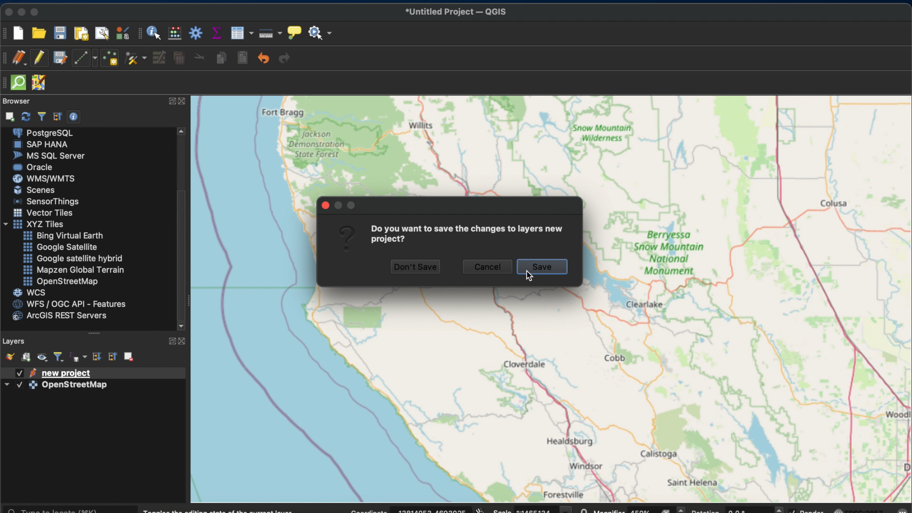 The image size is (912, 513). Describe the element at coordinates (33, 167) in the screenshot. I see `oracle ` at that location.